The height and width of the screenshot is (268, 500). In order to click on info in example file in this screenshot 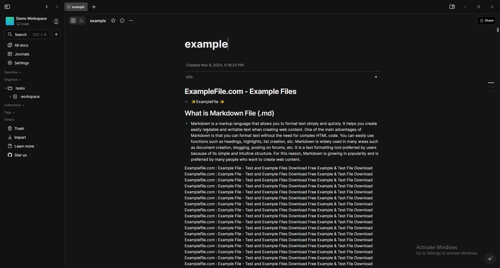, I will do `click(279, 216)`.